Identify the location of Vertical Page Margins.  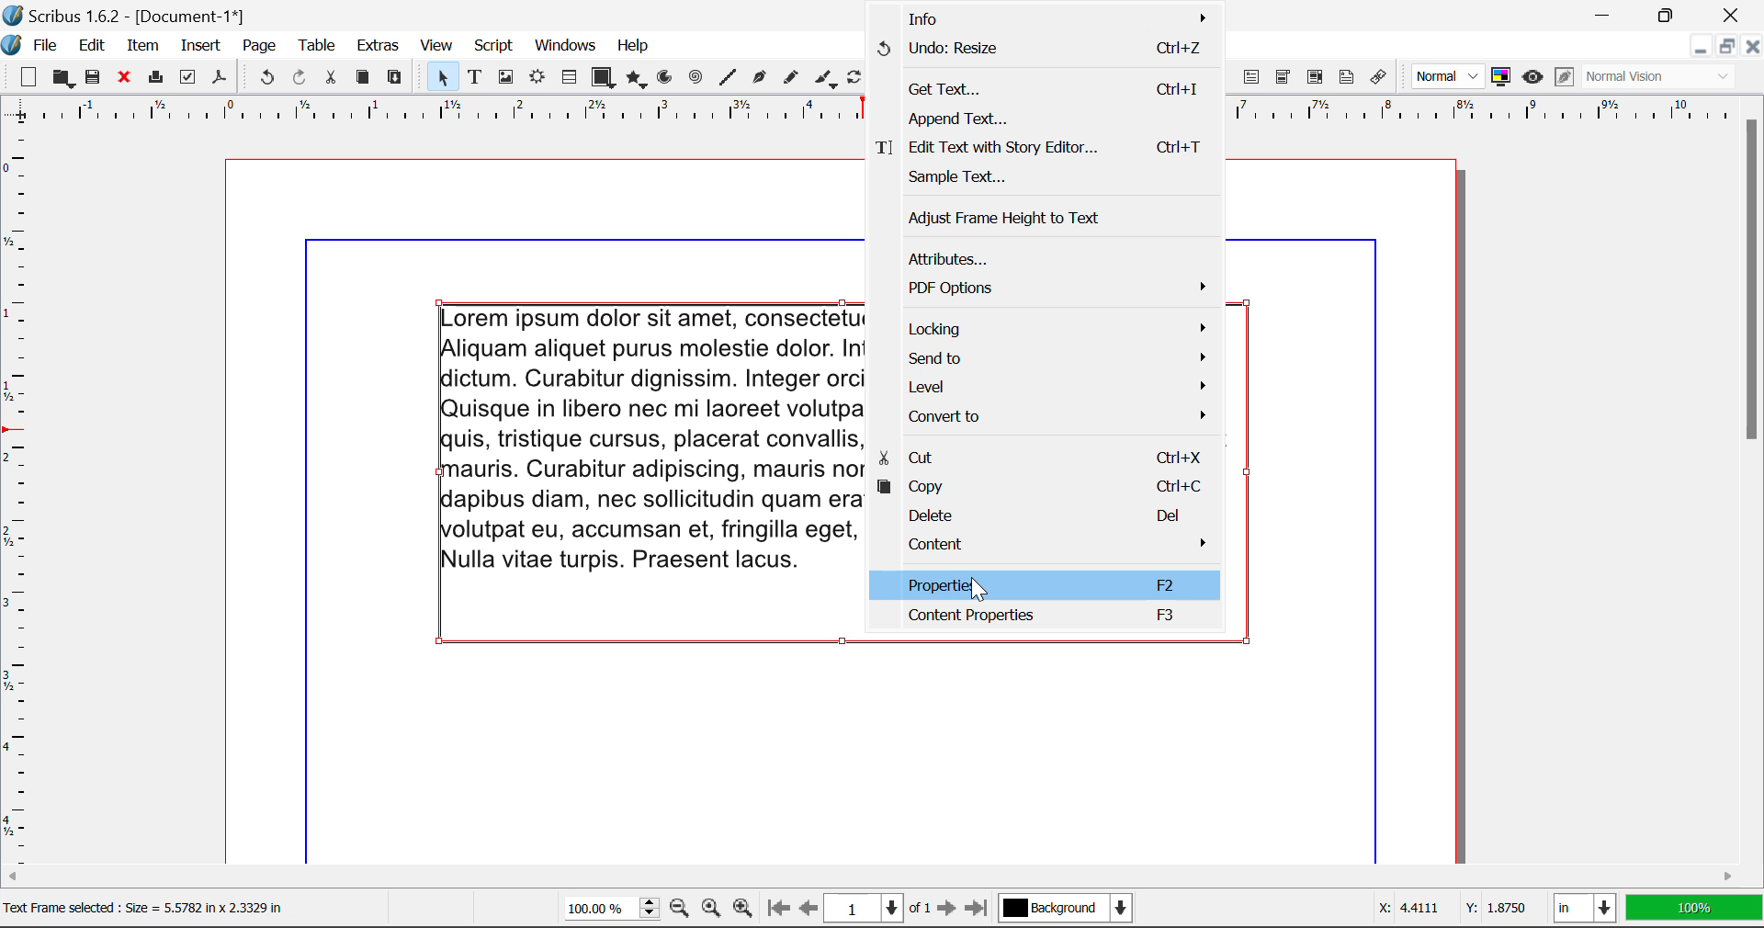
(430, 110).